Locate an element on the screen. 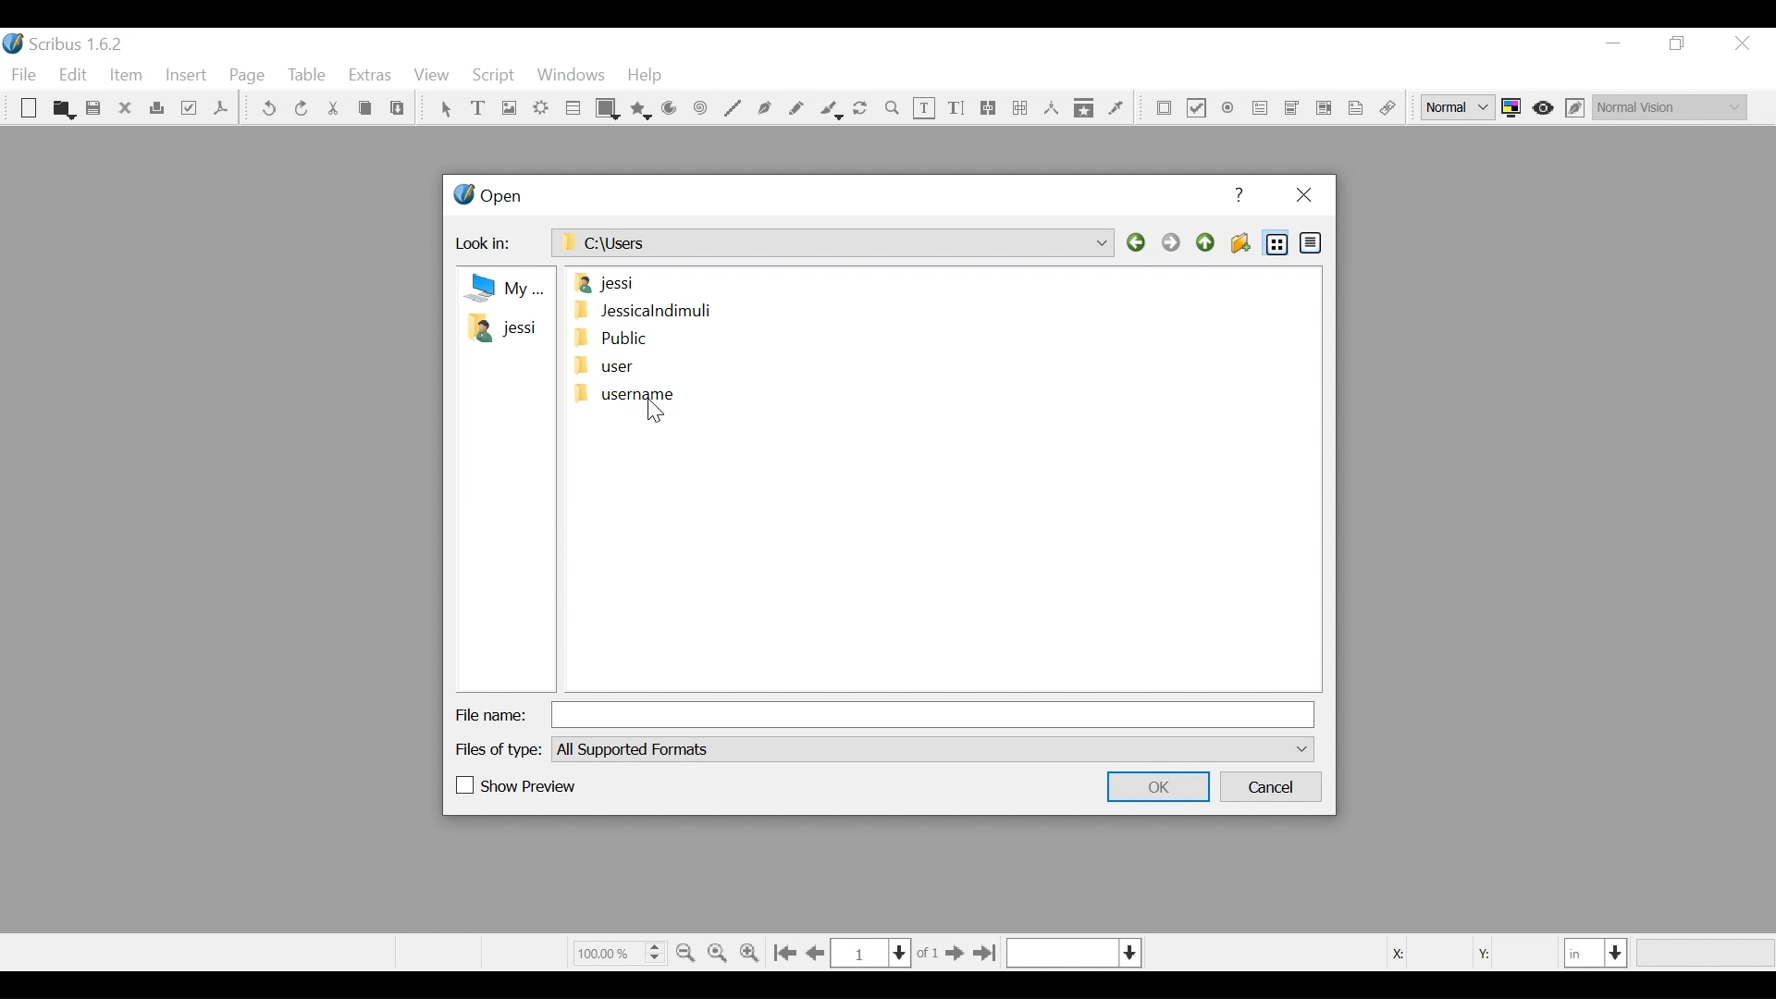  PDF Radio Button is located at coordinates (1229, 110).